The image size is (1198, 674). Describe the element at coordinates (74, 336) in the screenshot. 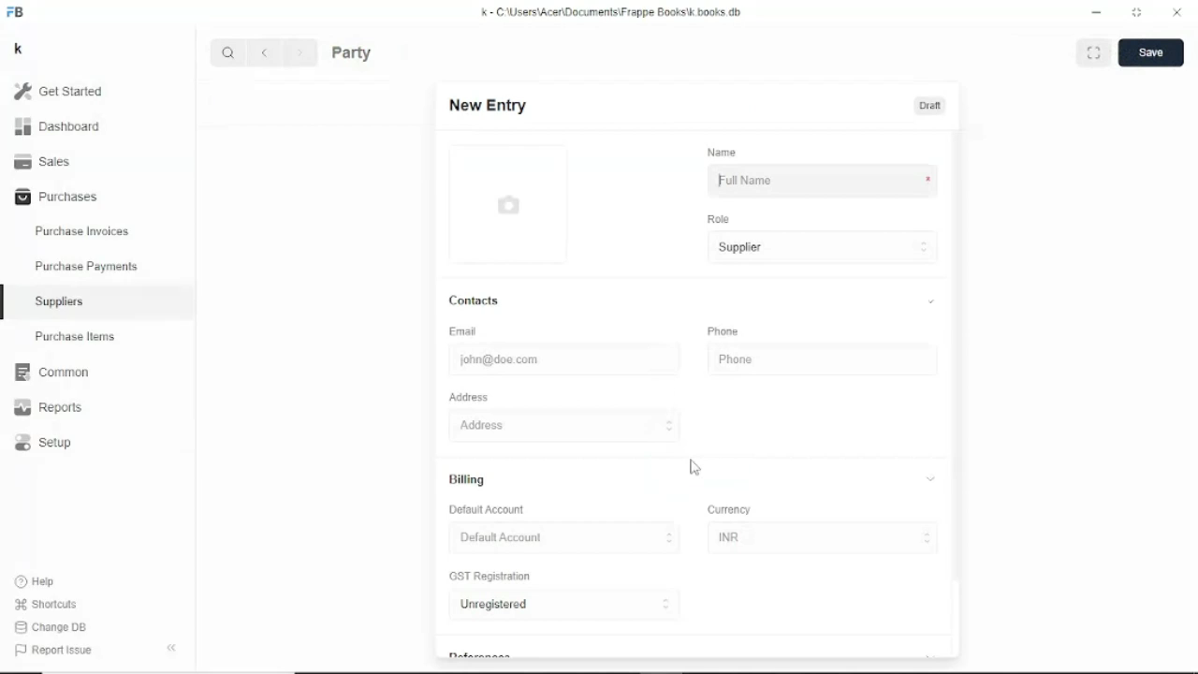

I see `Purchase items` at that location.